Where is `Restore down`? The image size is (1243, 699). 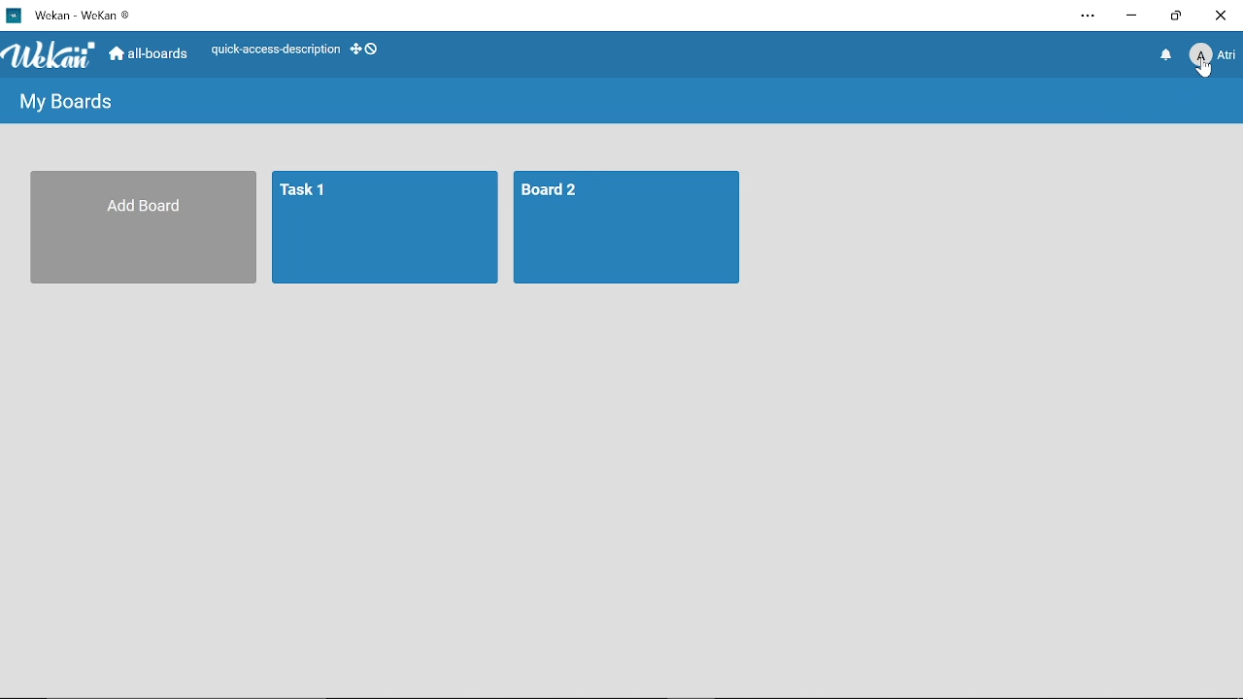
Restore down is located at coordinates (1175, 17).